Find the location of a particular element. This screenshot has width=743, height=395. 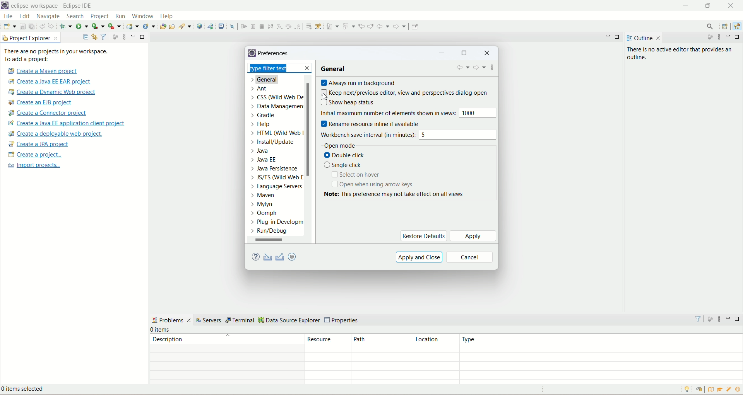

minimize is located at coordinates (133, 36).